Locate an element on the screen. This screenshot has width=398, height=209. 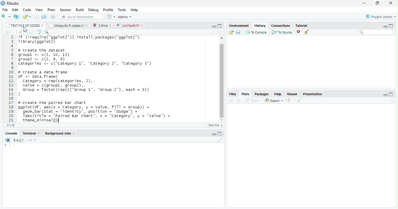
2.rmd is located at coordinates (100, 25).